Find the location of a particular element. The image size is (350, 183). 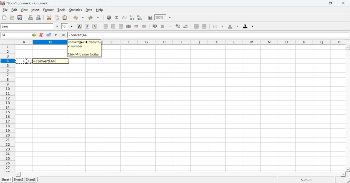

Sheet 1 is located at coordinates (7, 179).